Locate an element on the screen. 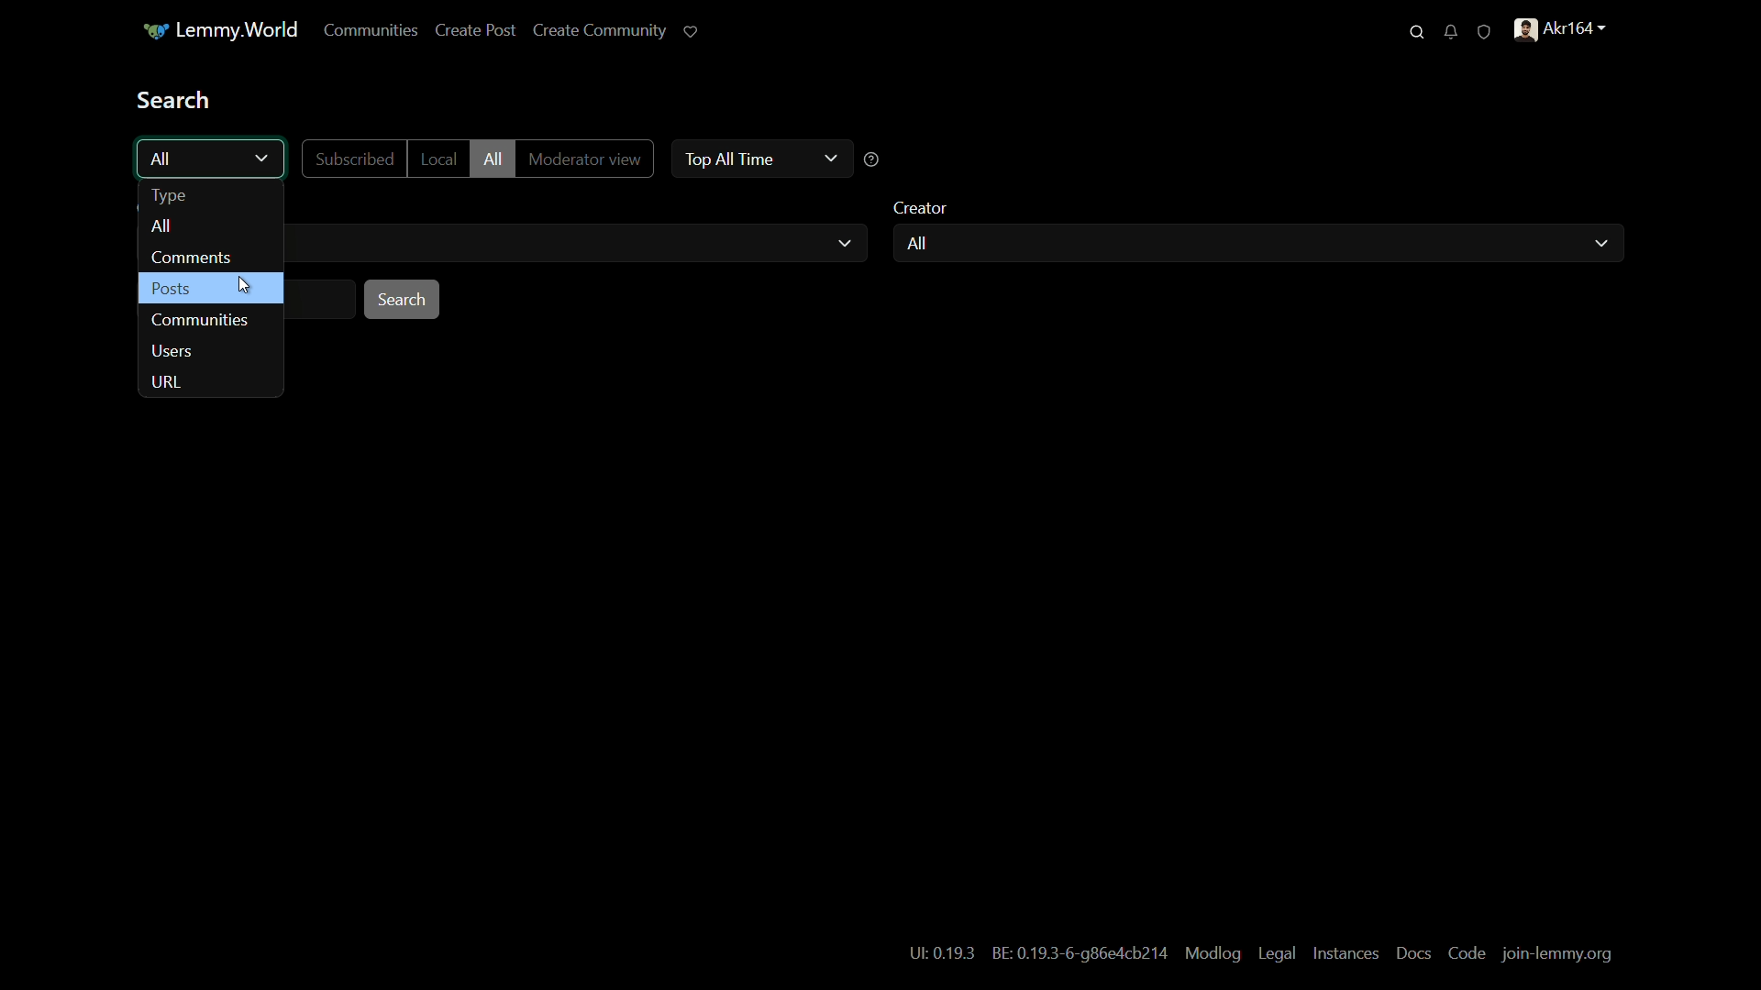 The width and height of the screenshot is (1761, 990). unread reports is located at coordinates (1484, 30).